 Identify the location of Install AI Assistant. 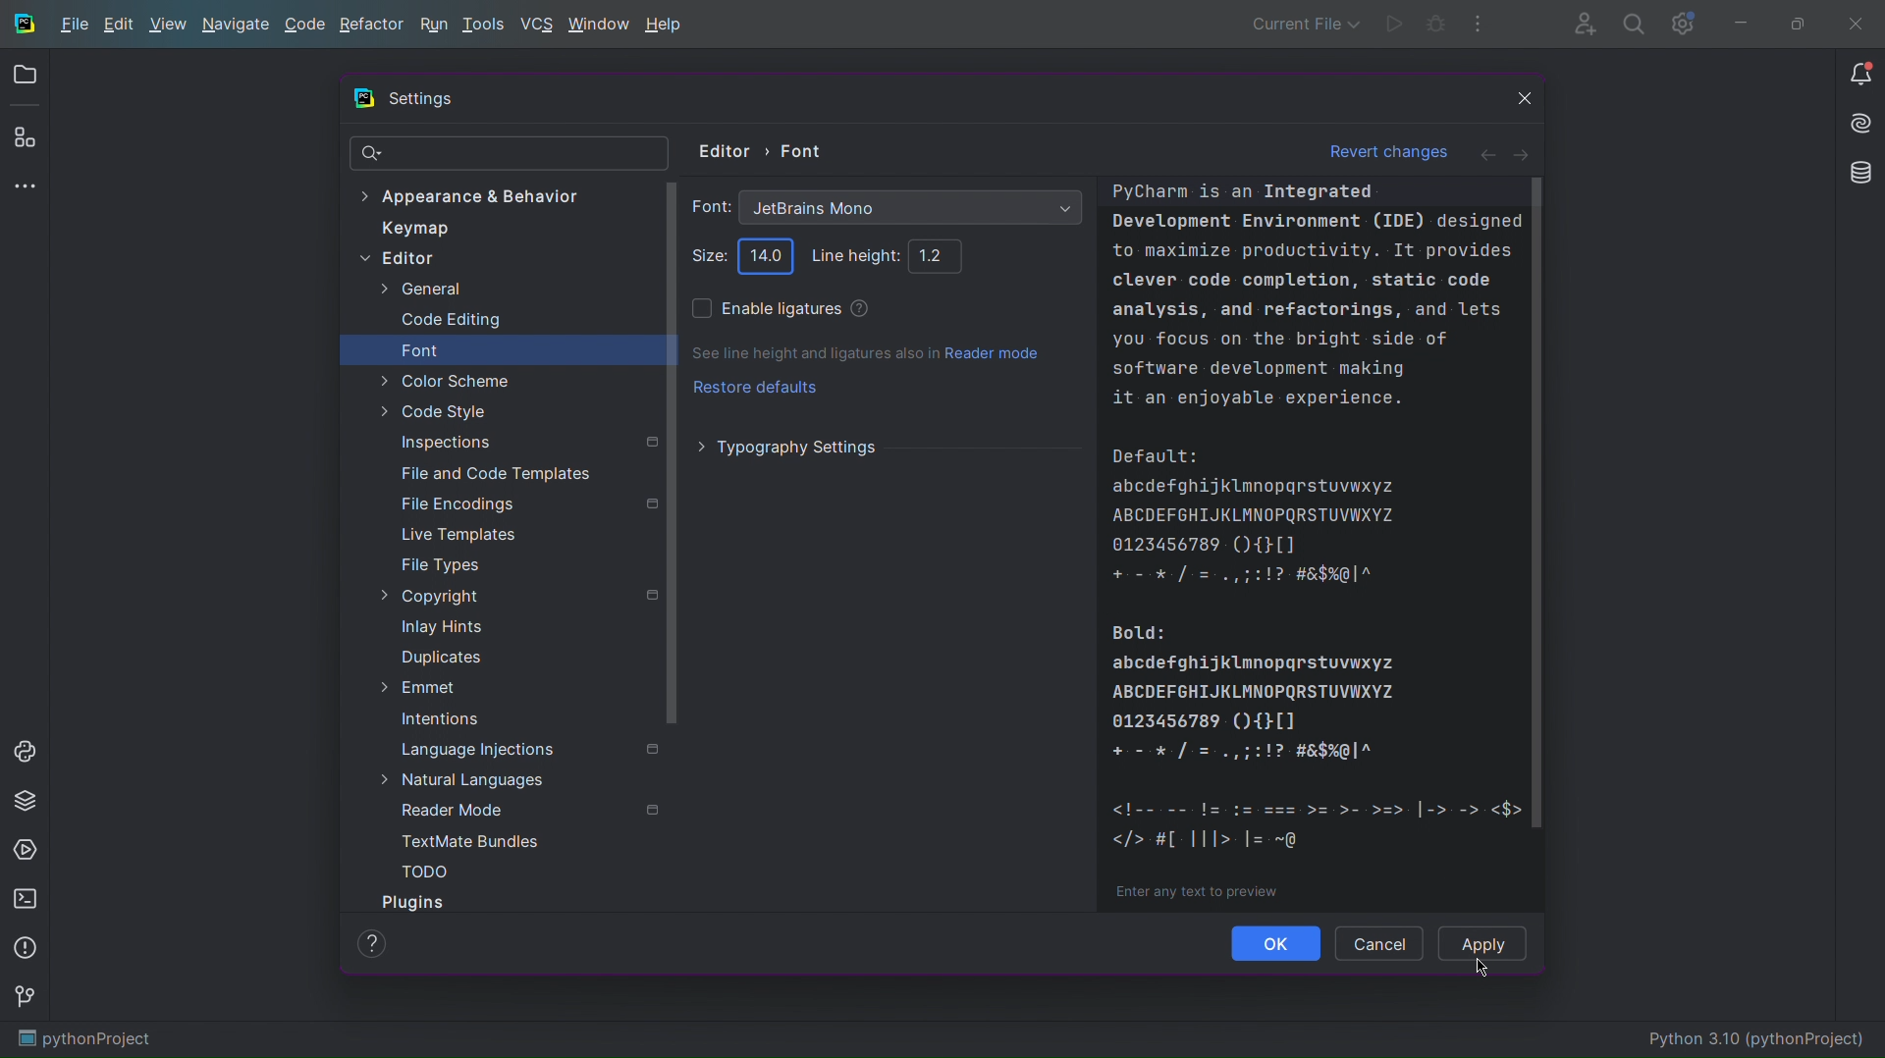
(1855, 127).